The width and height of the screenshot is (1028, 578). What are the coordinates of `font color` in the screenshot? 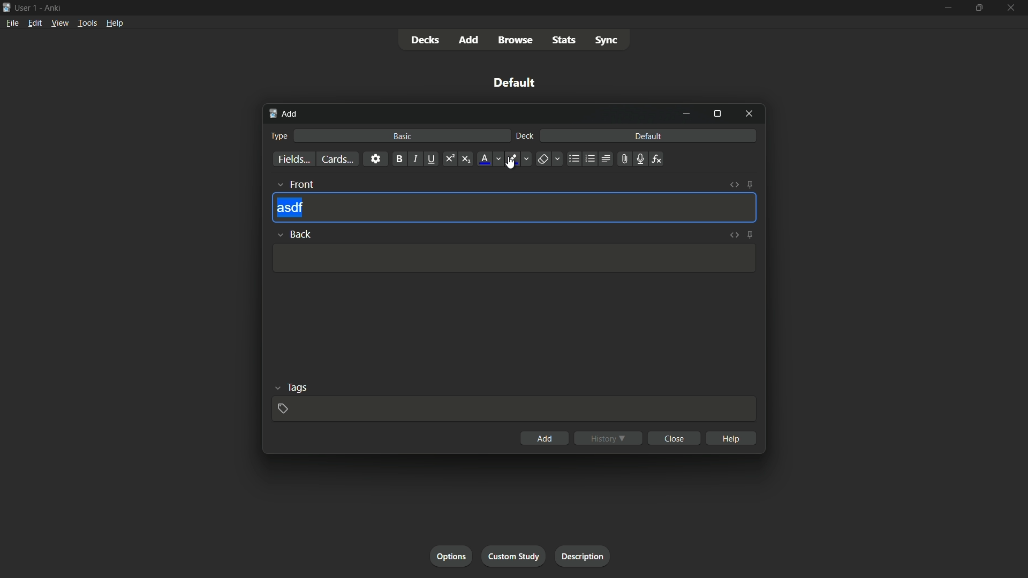 It's located at (489, 159).